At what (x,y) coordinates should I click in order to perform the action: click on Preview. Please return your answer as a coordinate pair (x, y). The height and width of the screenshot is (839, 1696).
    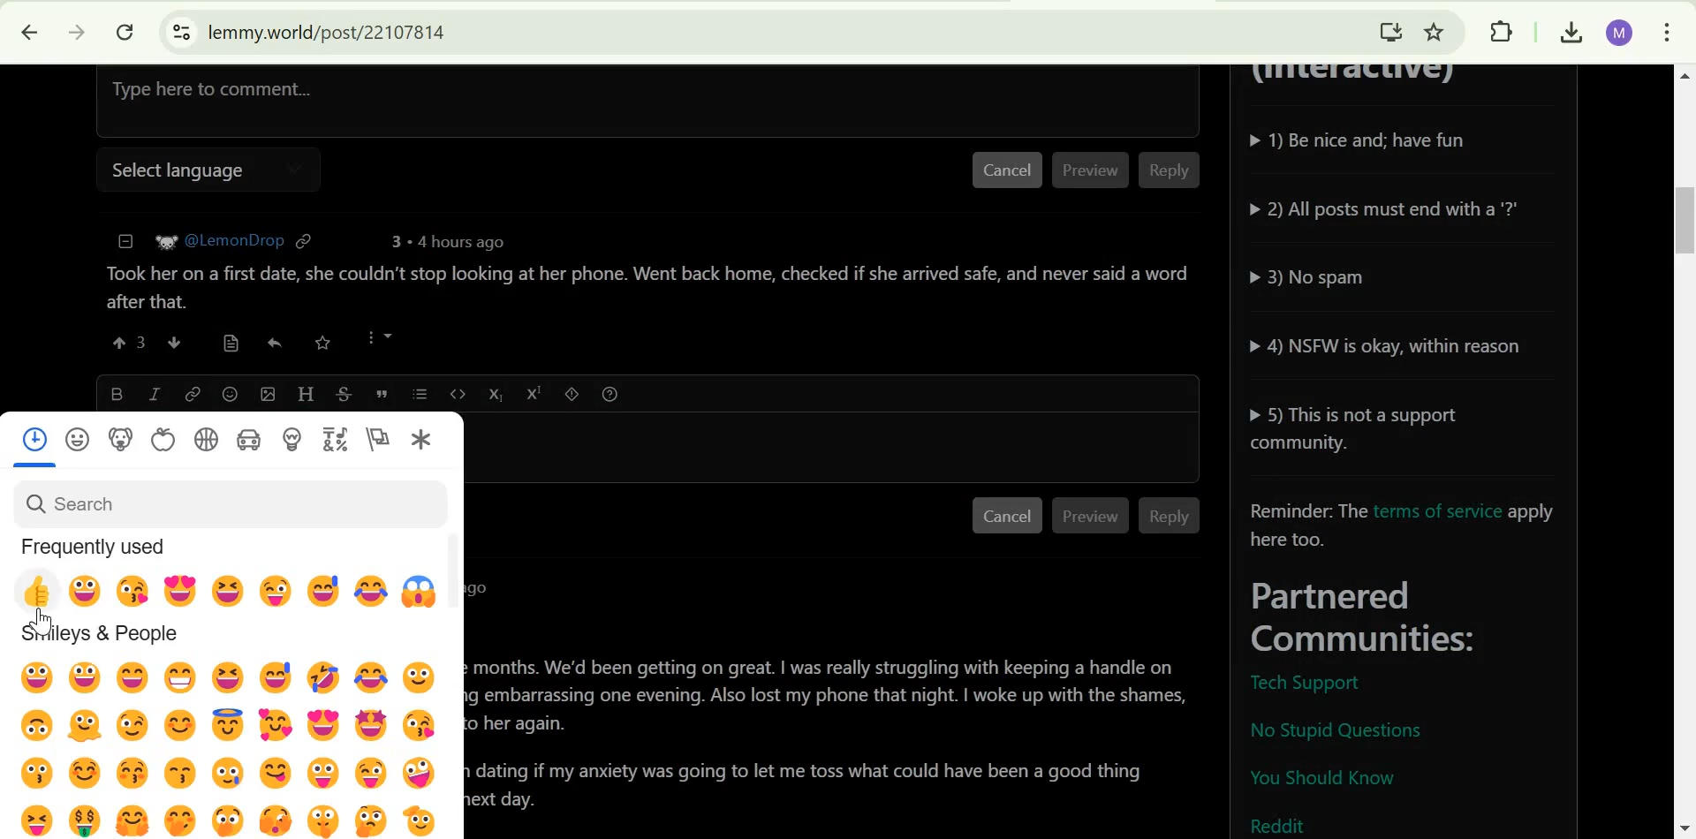
    Looking at the image, I should click on (1091, 171).